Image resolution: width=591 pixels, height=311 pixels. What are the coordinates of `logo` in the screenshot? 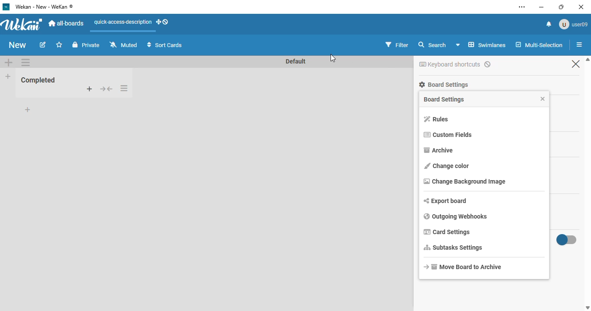 It's located at (6, 7).